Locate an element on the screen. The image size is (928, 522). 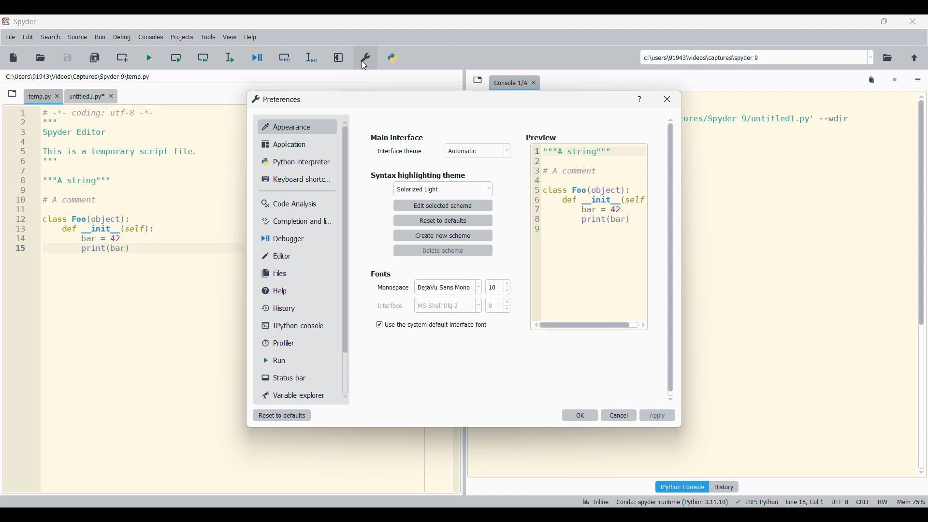
Help is located at coordinates (639, 99).